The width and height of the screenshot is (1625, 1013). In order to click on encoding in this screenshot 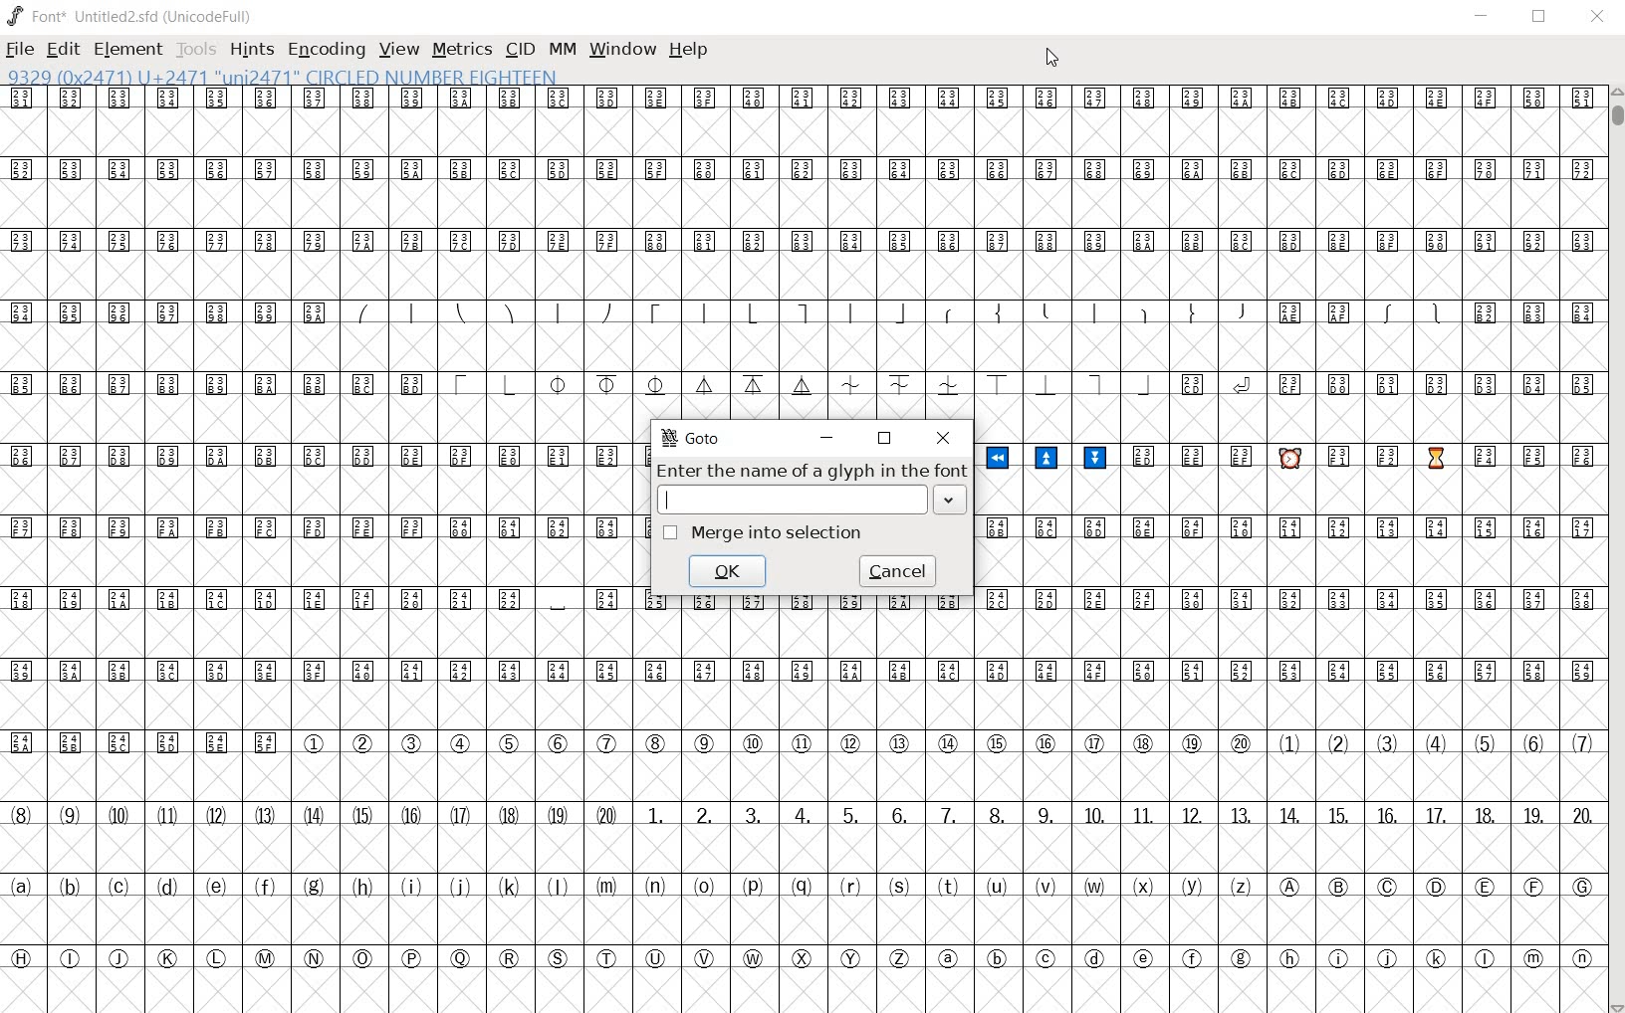, I will do `click(329, 50)`.